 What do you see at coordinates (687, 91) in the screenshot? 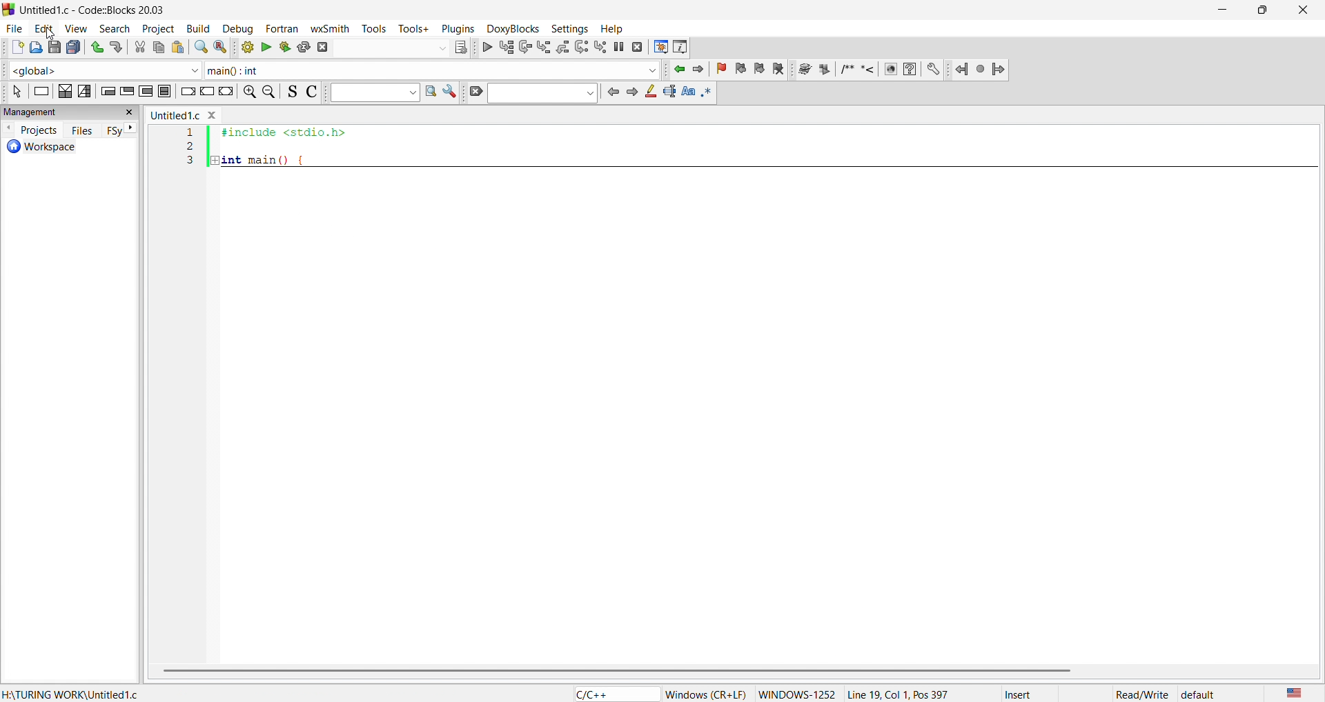
I see `match text` at bounding box center [687, 91].